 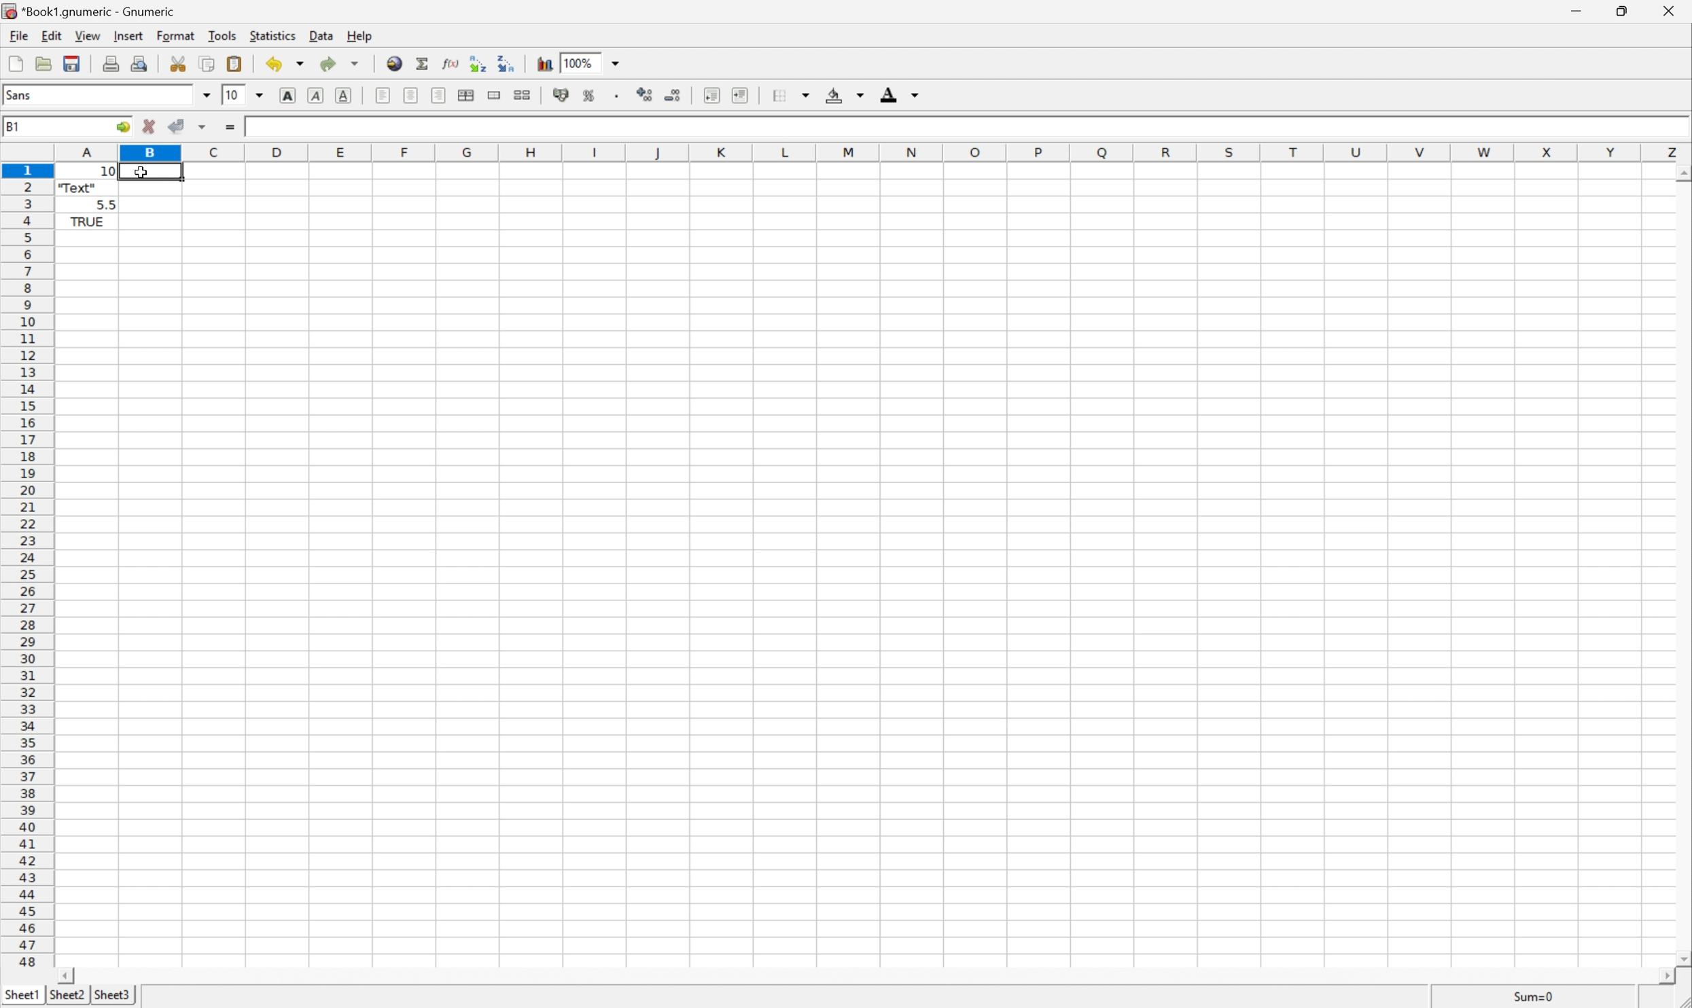 What do you see at coordinates (72, 62) in the screenshot?
I see `Save current workbook` at bounding box center [72, 62].